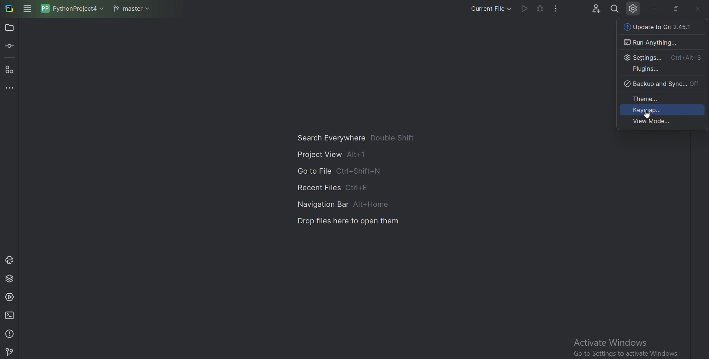  Describe the element at coordinates (614, 9) in the screenshot. I see `Search Everywhere` at that location.